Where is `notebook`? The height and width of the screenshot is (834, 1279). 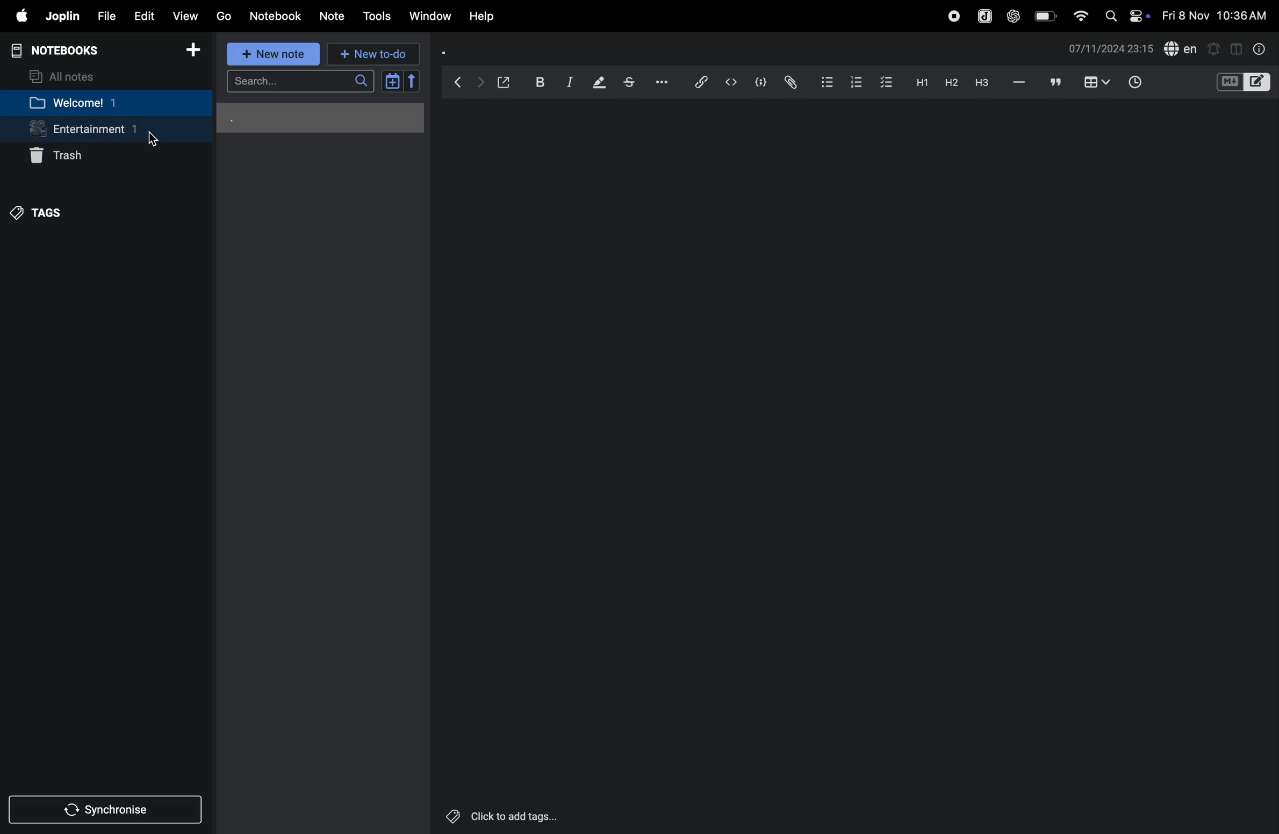
notebook is located at coordinates (276, 17).